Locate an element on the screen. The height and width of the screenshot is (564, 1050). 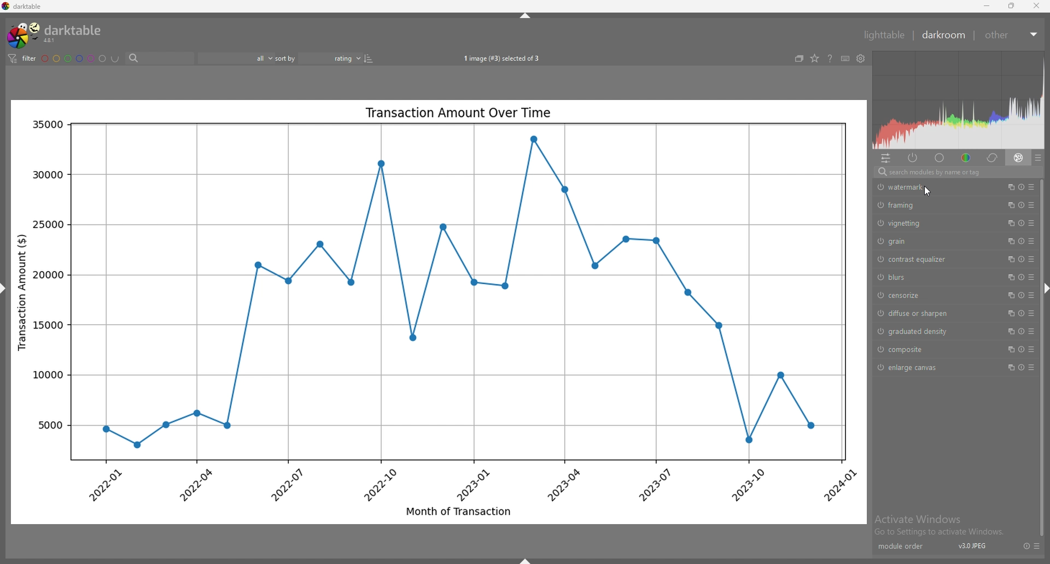
multiple instances action is located at coordinates (1010, 205).